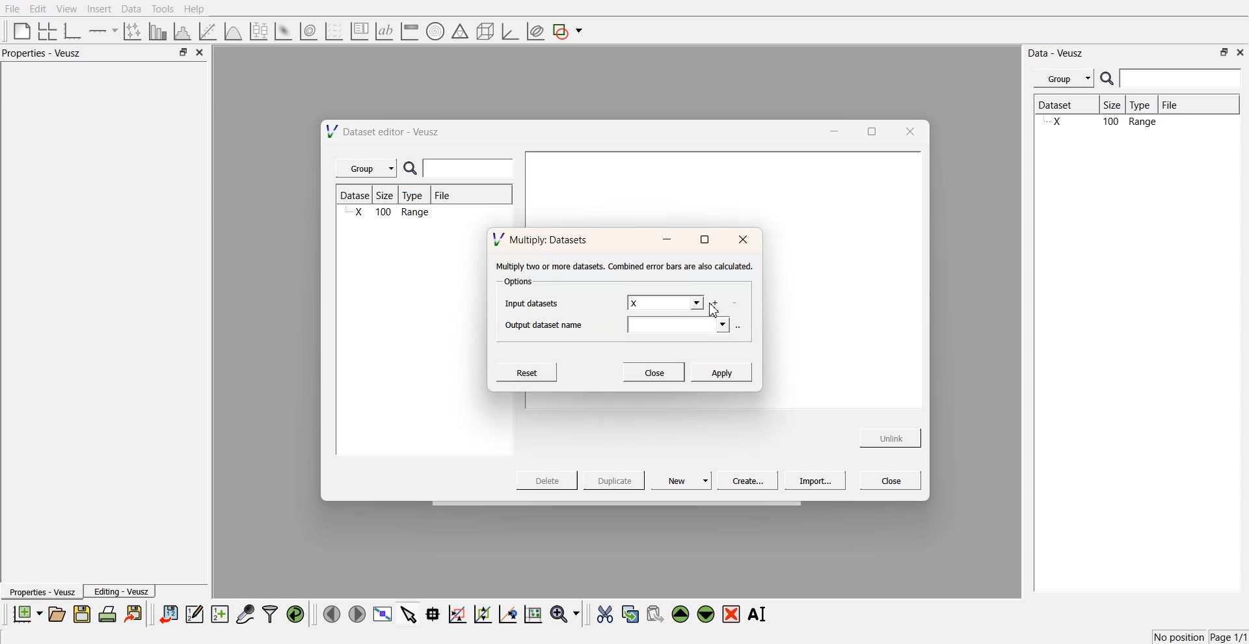 The width and height of the screenshot is (1249, 644). What do you see at coordinates (734, 304) in the screenshot?
I see `delete datasets` at bounding box center [734, 304].